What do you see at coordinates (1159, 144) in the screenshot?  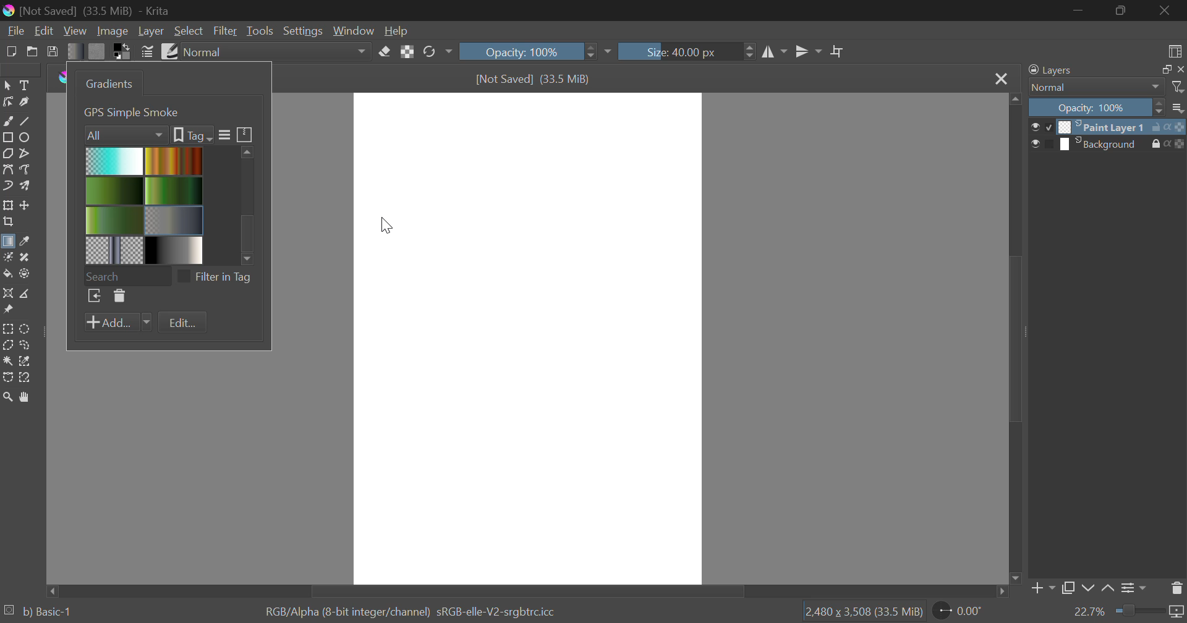 I see `lock` at bounding box center [1159, 144].